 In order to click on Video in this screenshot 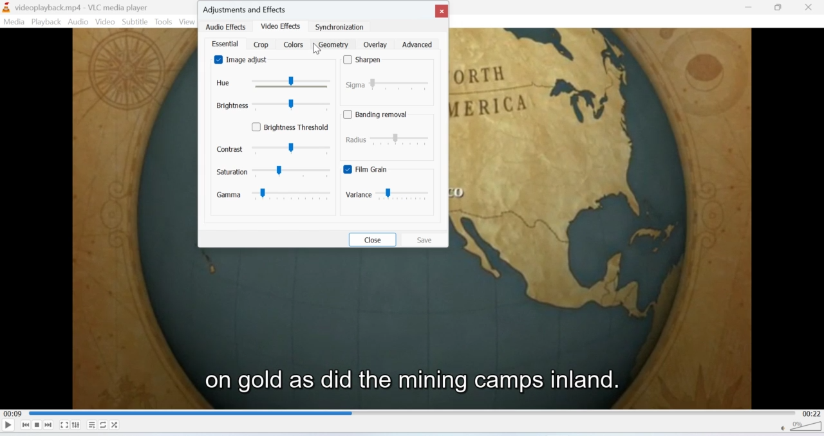, I will do `click(104, 22)`.